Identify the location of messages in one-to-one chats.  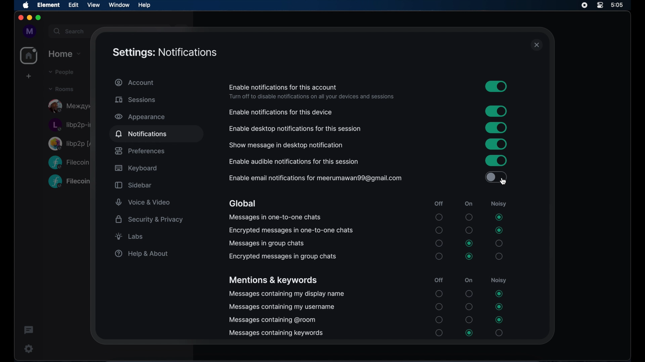
(274, 217).